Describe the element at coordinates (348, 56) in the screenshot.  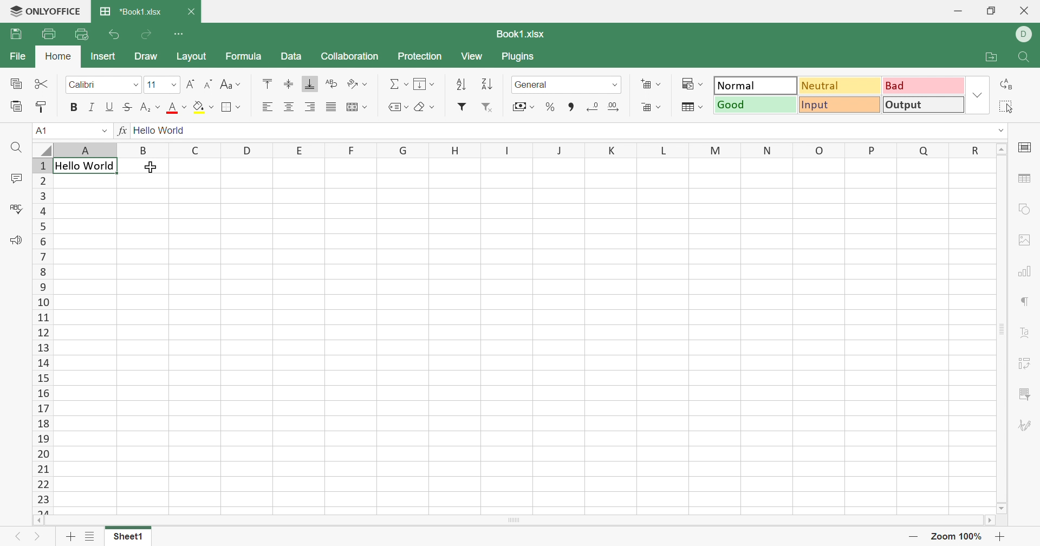
I see `Collaboration` at that location.